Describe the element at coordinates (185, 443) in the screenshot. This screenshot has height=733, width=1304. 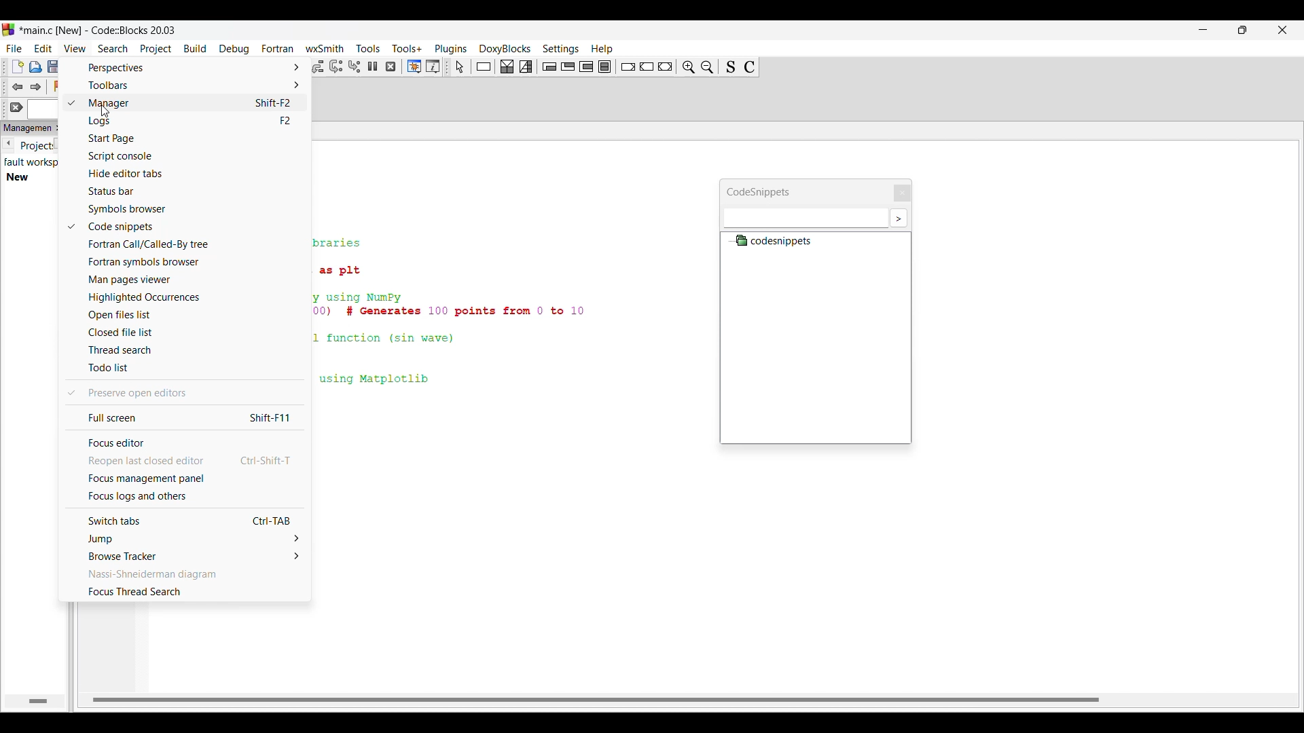
I see `Focus editor` at that location.